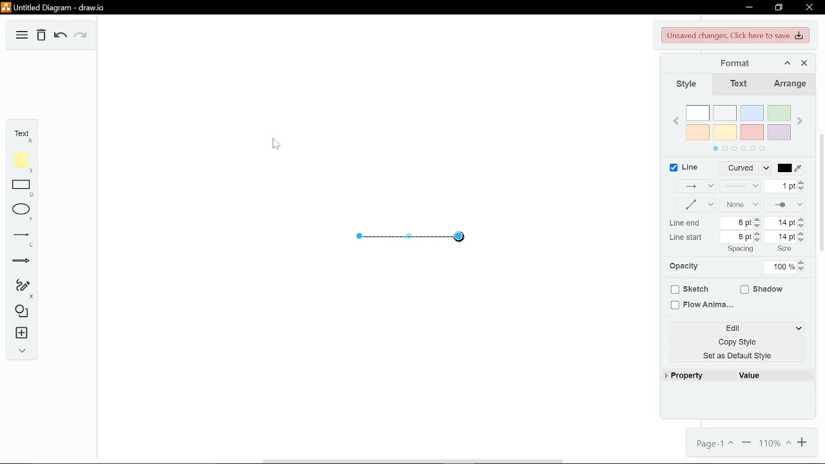 The width and height of the screenshot is (825, 464). What do you see at coordinates (685, 223) in the screenshot?
I see `line end` at bounding box center [685, 223].